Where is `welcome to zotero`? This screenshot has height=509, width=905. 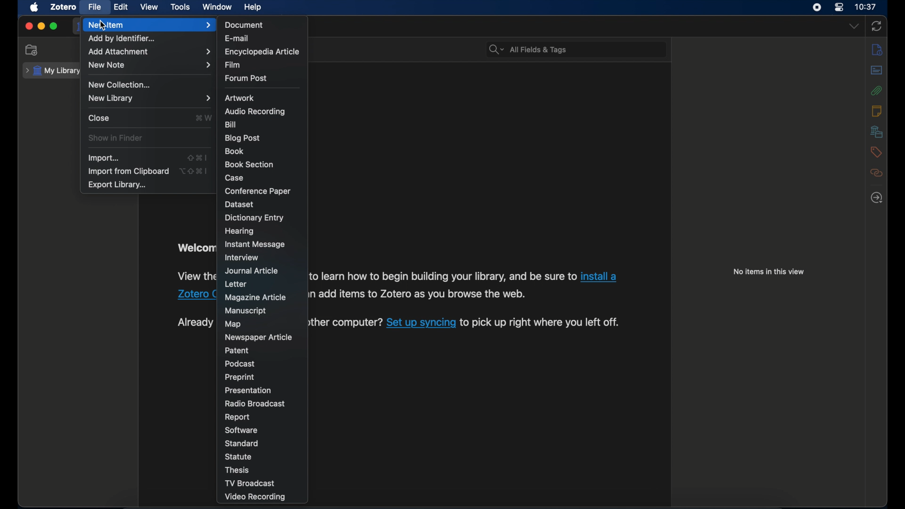
welcome to zotero is located at coordinates (196, 247).